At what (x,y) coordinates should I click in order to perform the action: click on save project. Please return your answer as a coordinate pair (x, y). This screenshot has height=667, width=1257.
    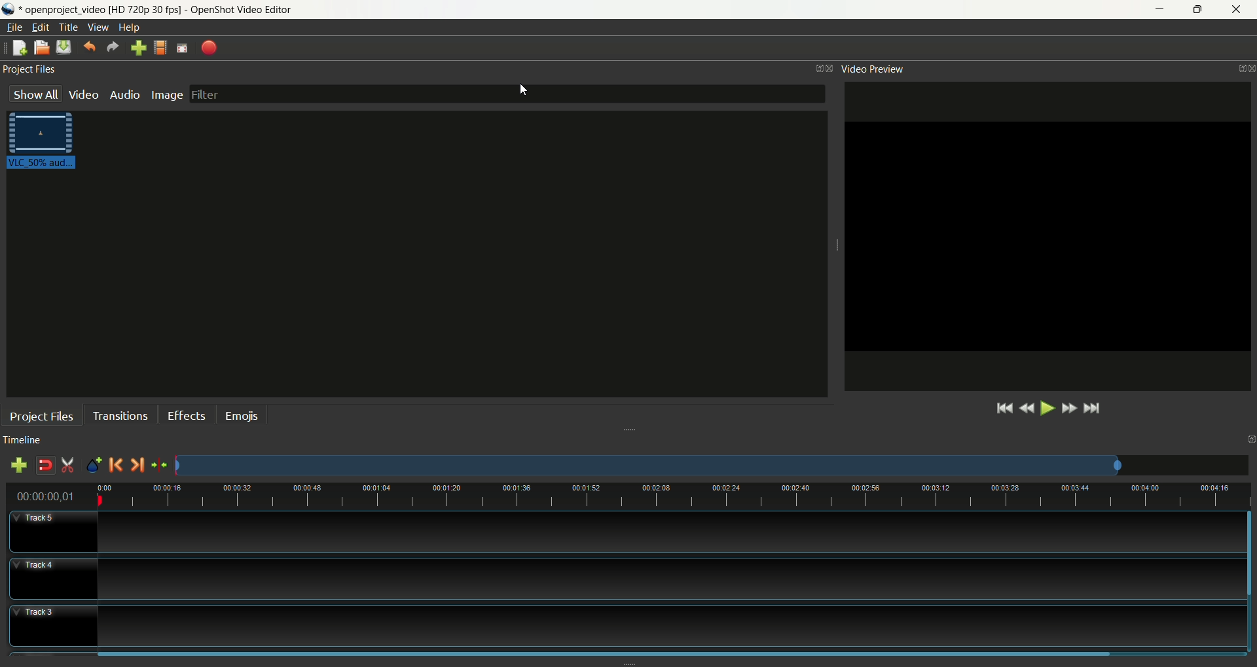
    Looking at the image, I should click on (62, 47).